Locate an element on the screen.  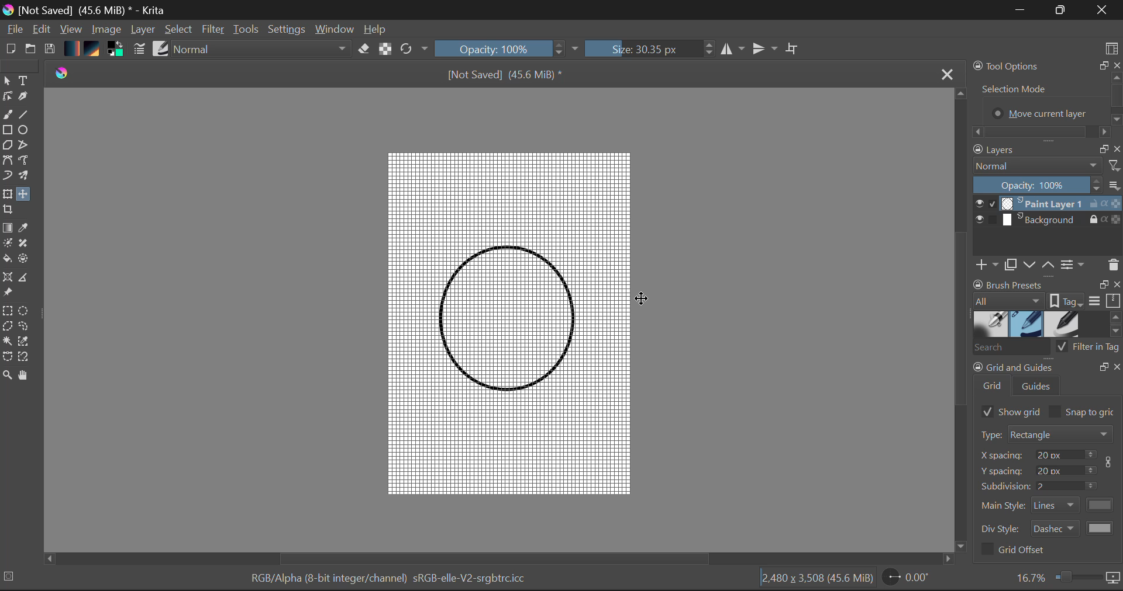
Layer Opacity  is located at coordinates (1047, 185).